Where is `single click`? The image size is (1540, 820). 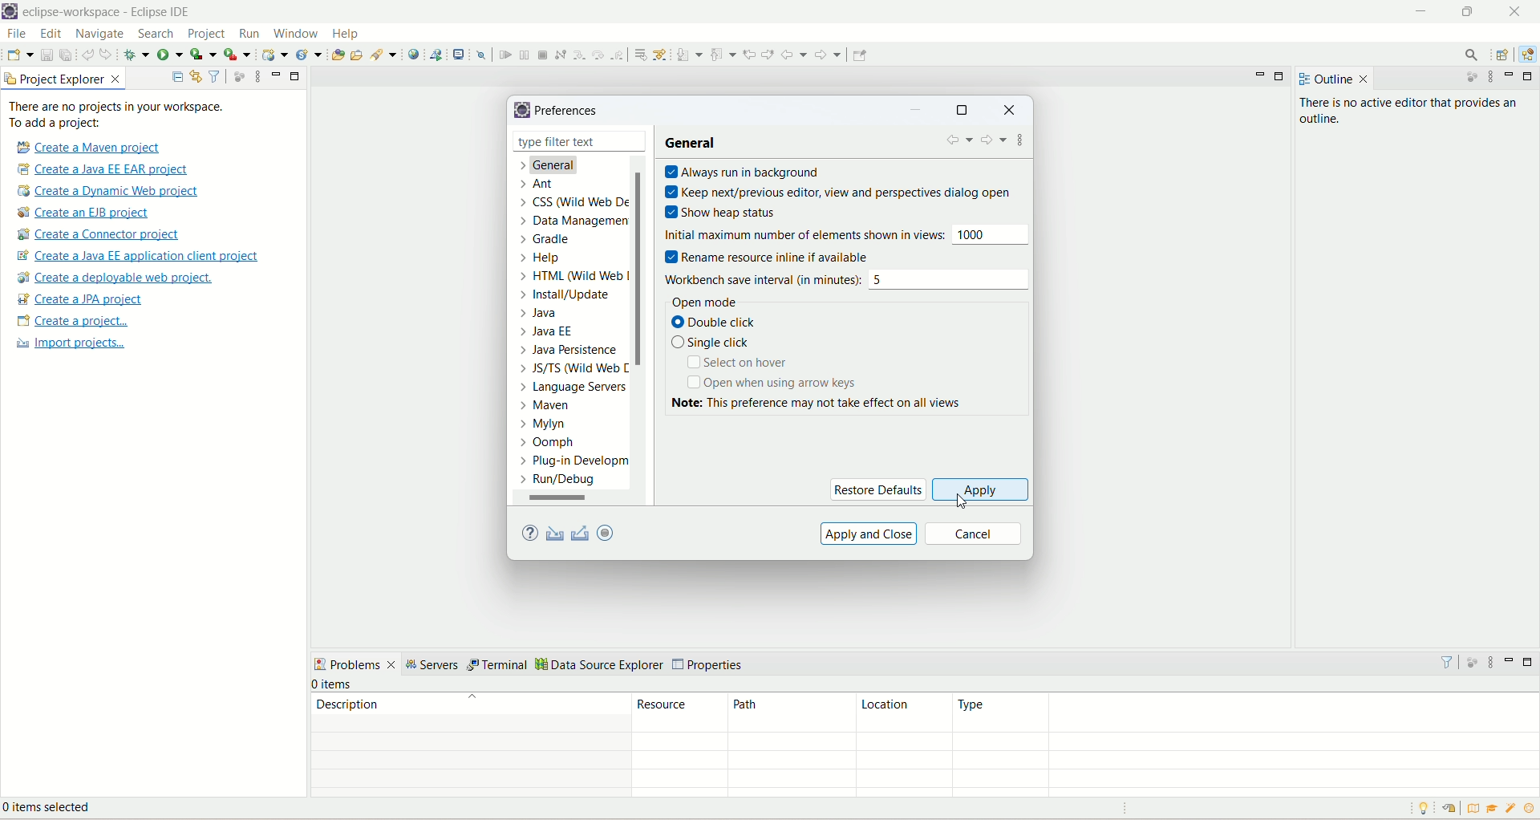
single click is located at coordinates (713, 343).